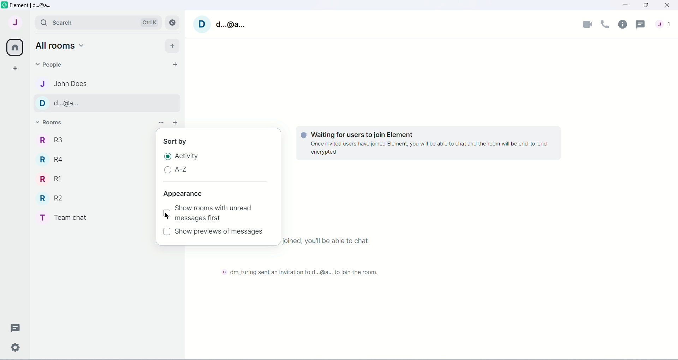  I want to click on Add, so click(172, 45).